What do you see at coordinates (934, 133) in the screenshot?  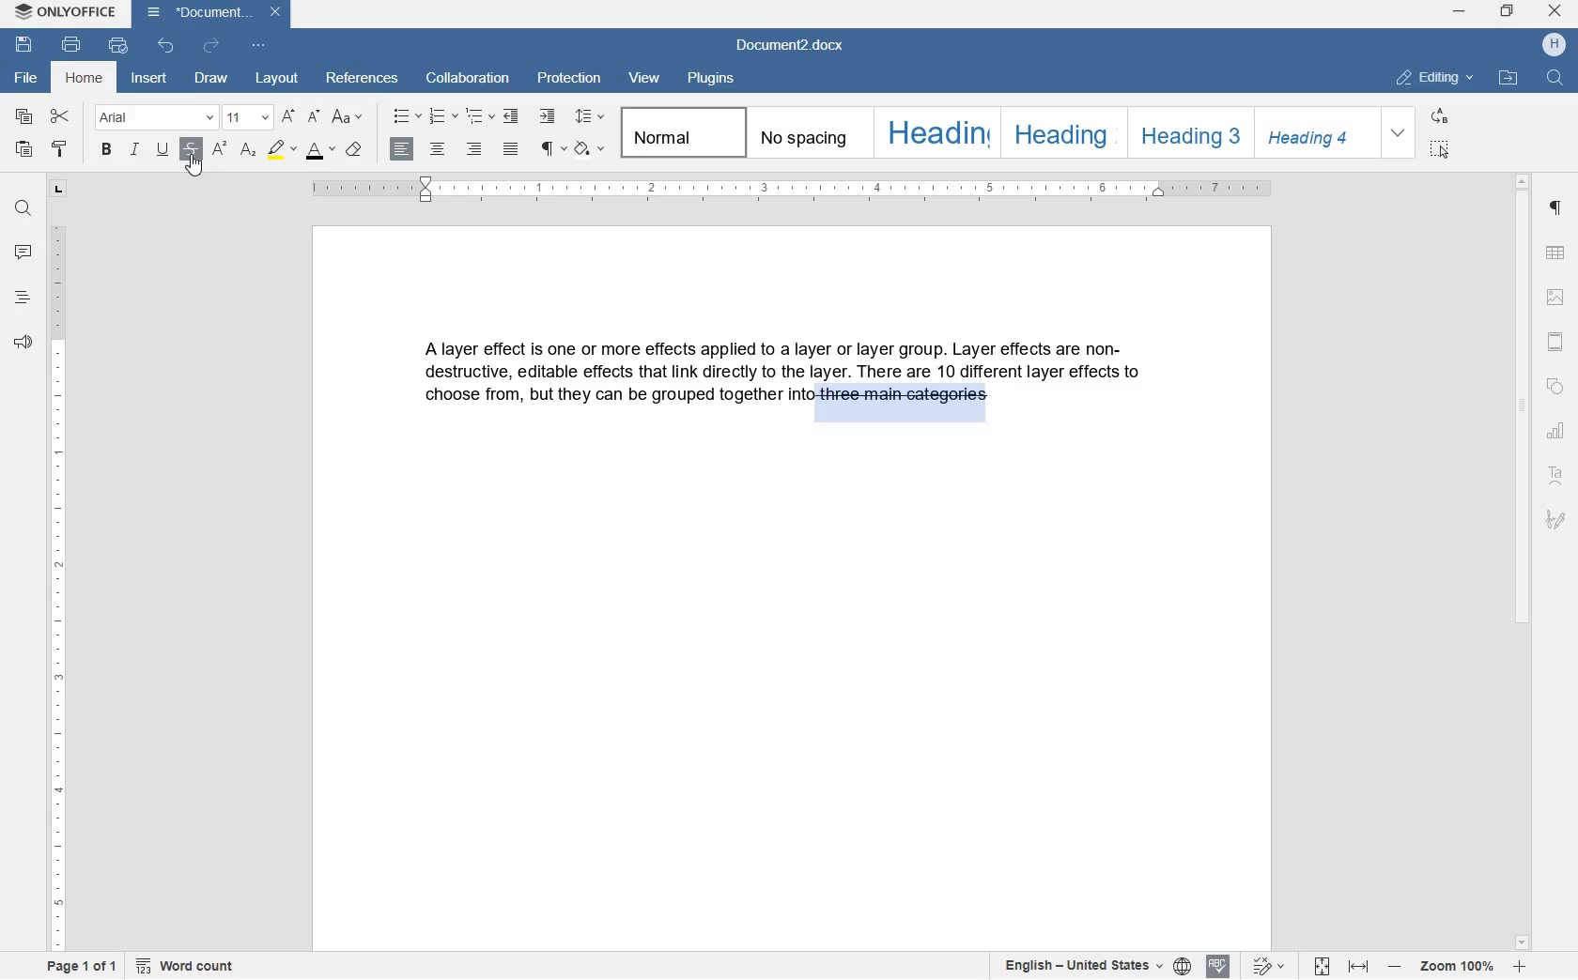 I see `heading 1` at bounding box center [934, 133].